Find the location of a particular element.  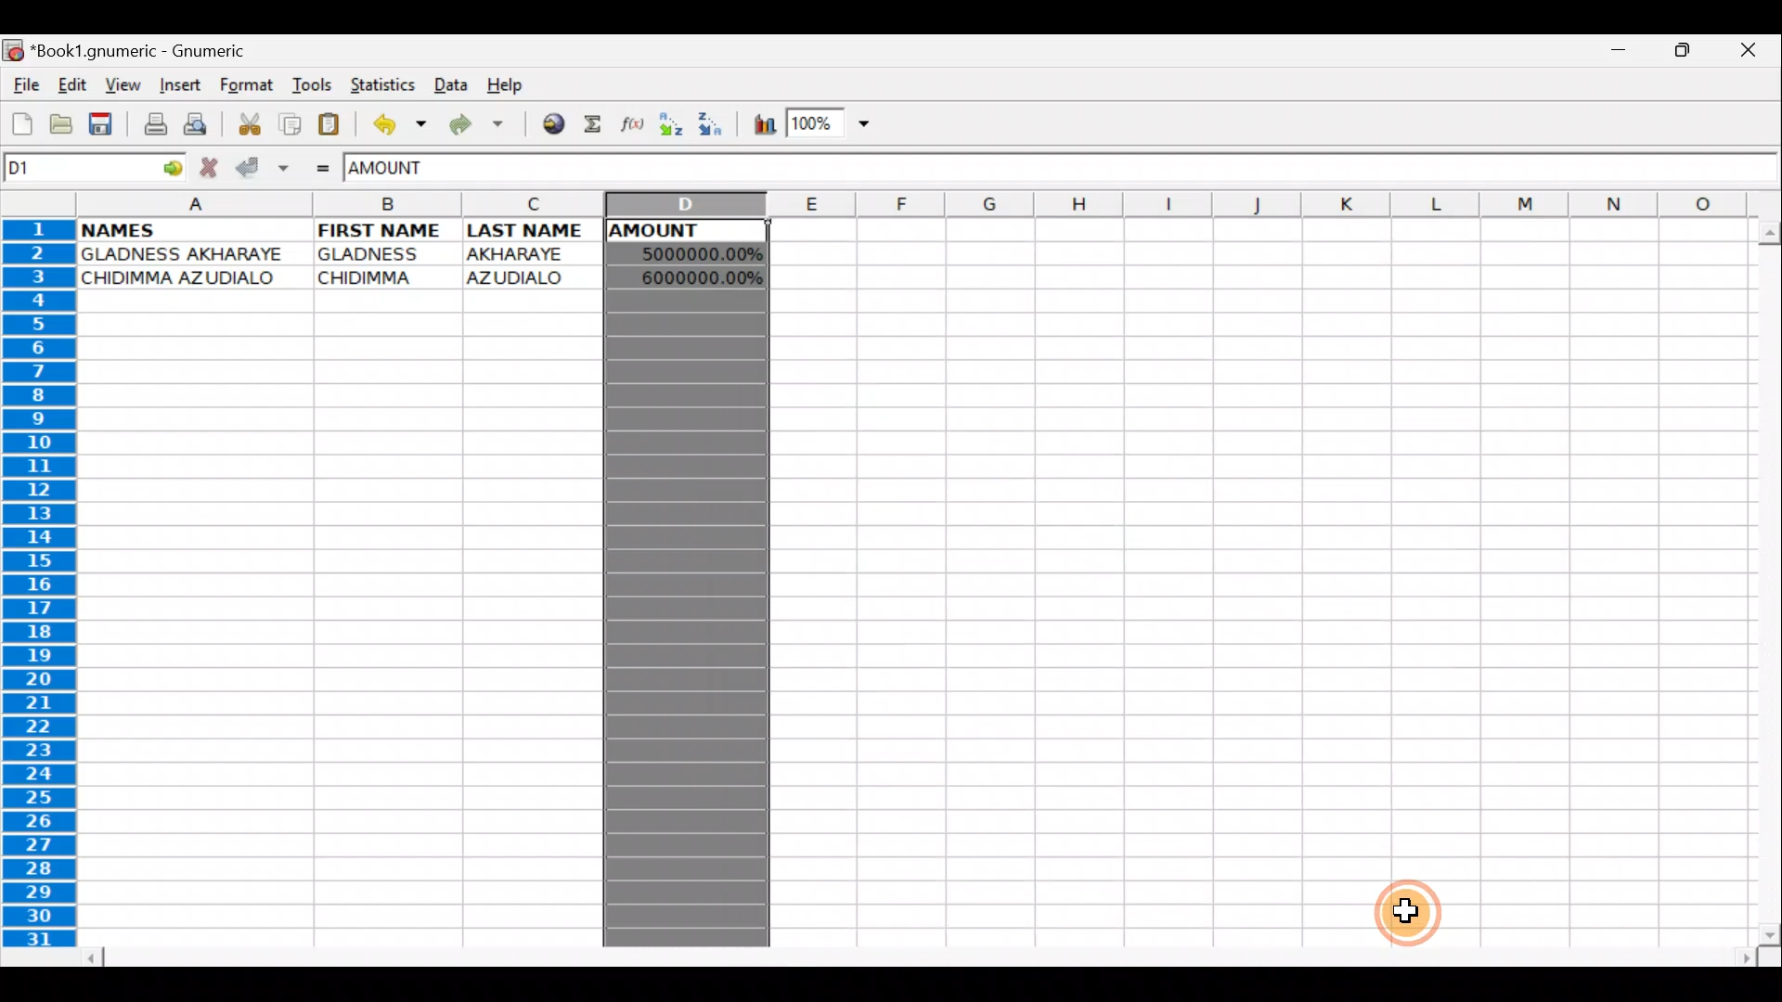

Copy selection is located at coordinates (286, 123).